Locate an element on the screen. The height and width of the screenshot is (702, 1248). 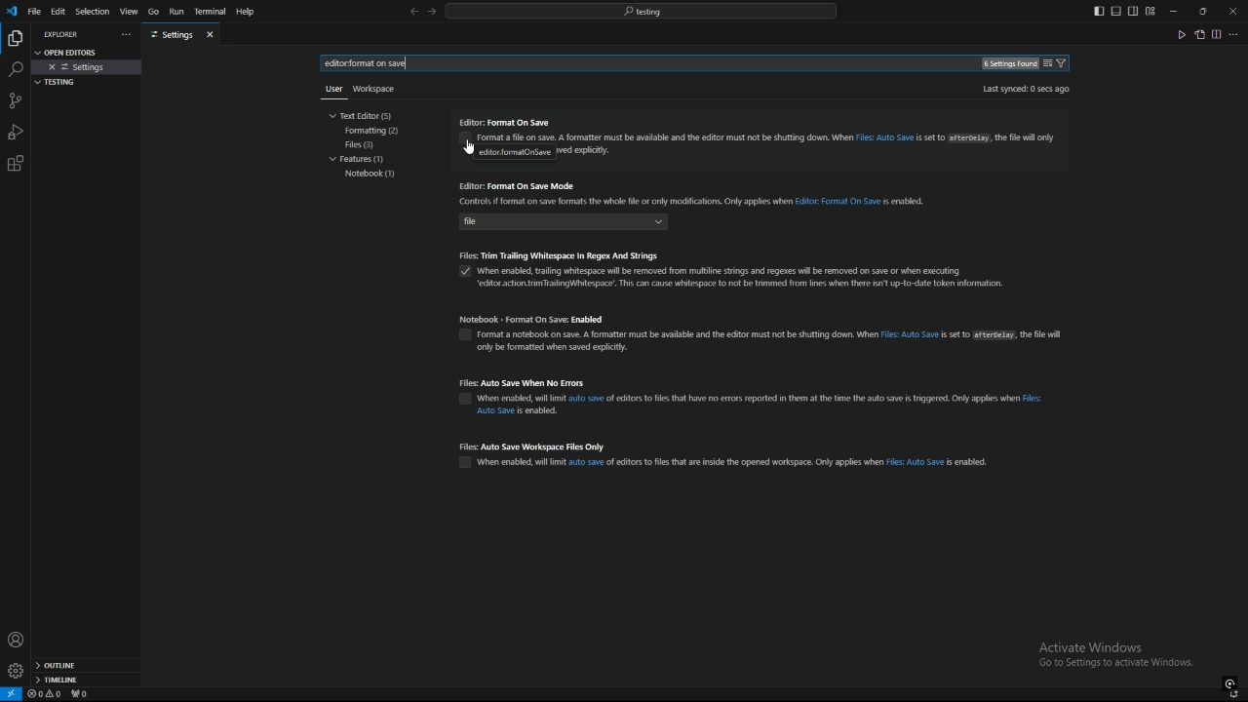
files auto save workspace files only is located at coordinates (732, 455).